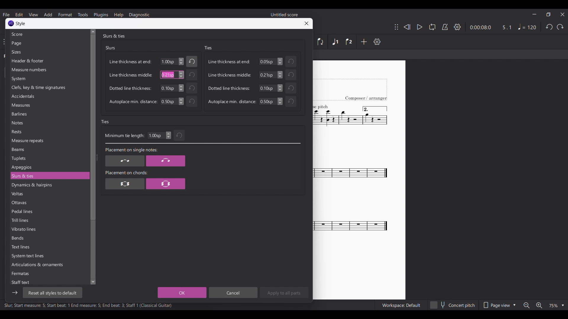 This screenshot has width=568, height=319. I want to click on Beams, so click(49, 149).